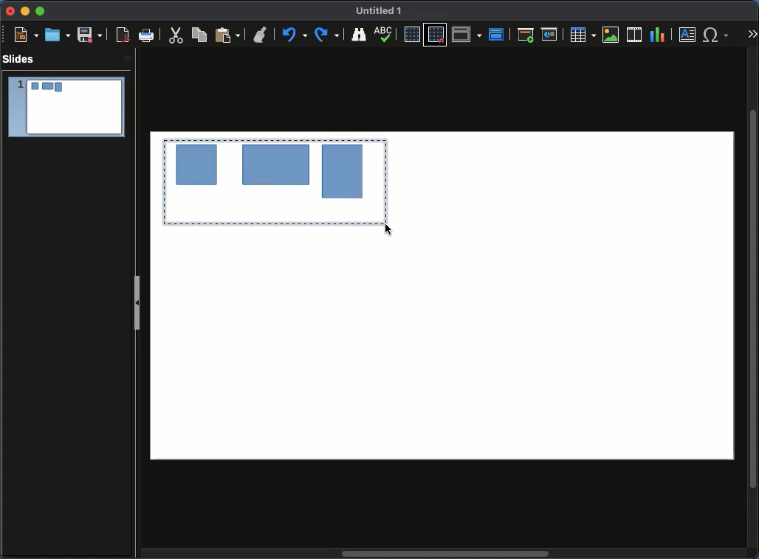 The image size is (759, 559). I want to click on Print, so click(148, 36).